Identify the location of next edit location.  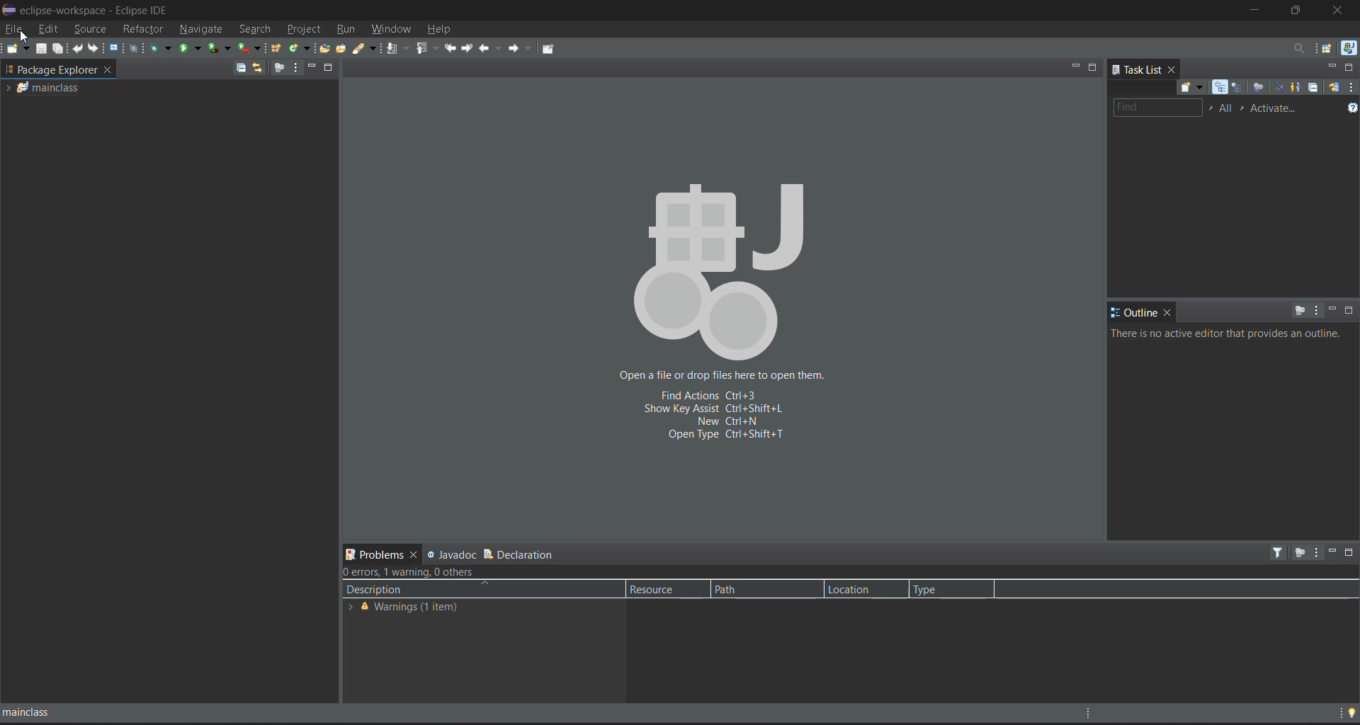
(470, 46).